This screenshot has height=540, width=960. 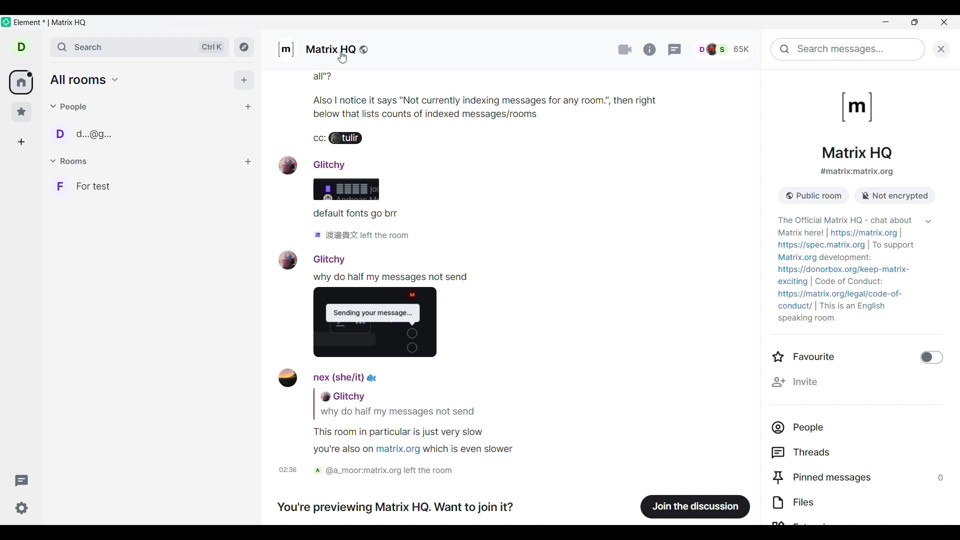 I want to click on Glitchy, so click(x=312, y=259).